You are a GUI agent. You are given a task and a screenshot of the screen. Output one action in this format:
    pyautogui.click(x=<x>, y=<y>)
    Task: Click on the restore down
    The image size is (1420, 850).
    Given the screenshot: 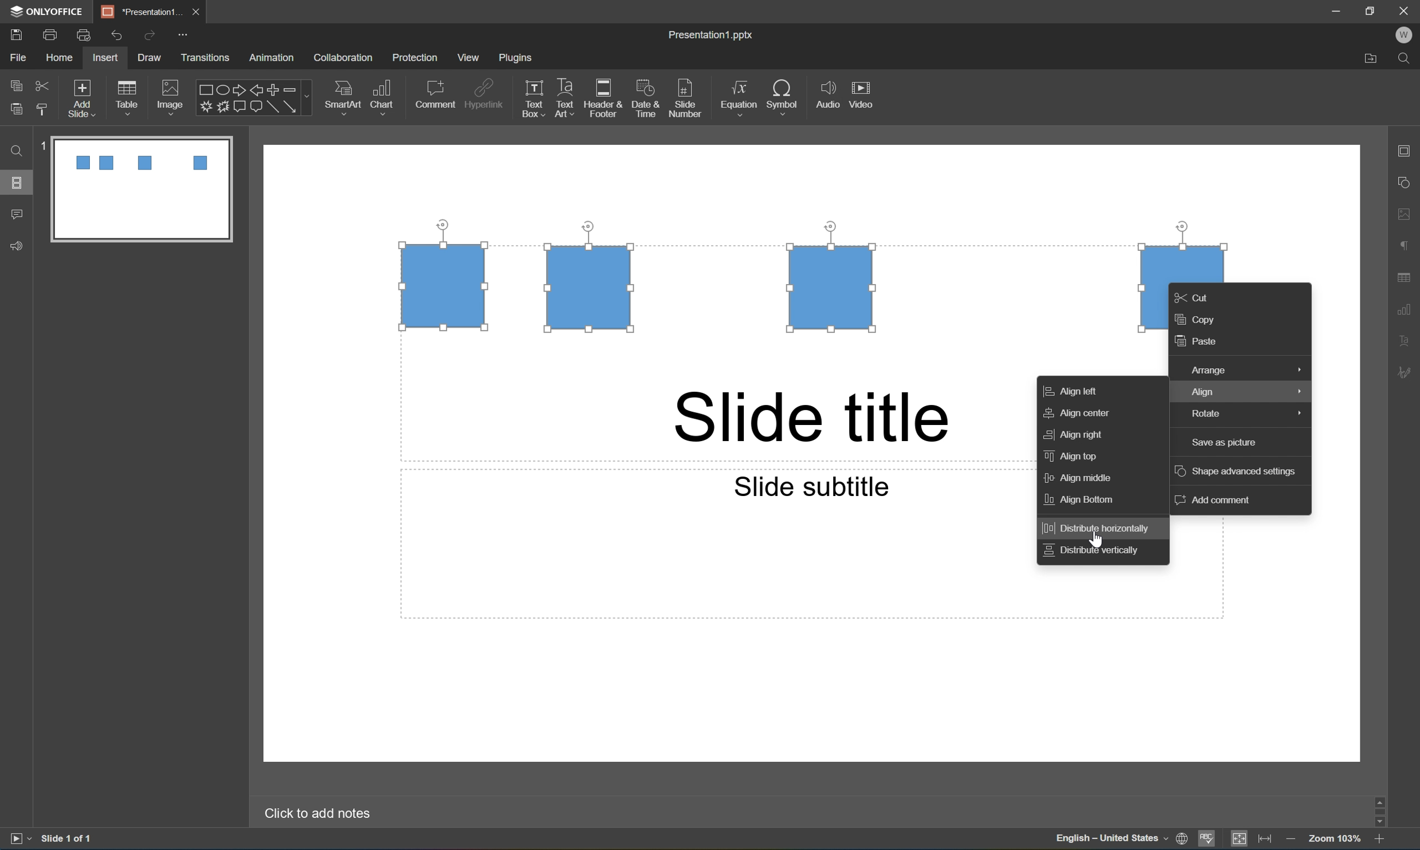 What is the action you would take?
    pyautogui.click(x=1372, y=8)
    